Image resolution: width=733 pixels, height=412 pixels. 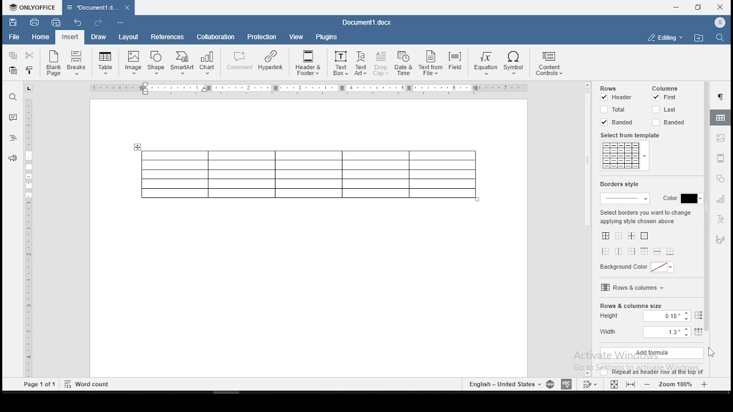 What do you see at coordinates (633, 288) in the screenshot?
I see `rows and columns` at bounding box center [633, 288].